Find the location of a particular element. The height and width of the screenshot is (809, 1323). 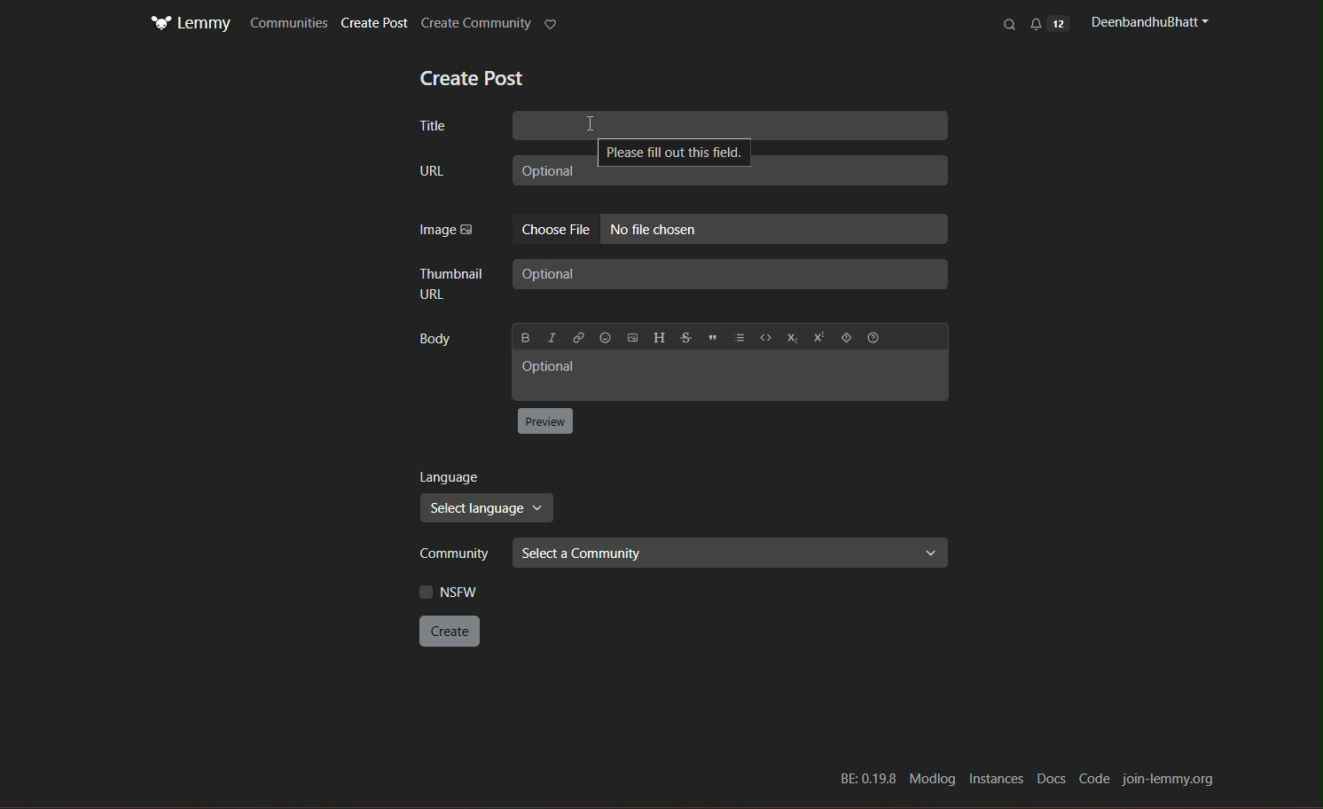

URL is located at coordinates (431, 172).